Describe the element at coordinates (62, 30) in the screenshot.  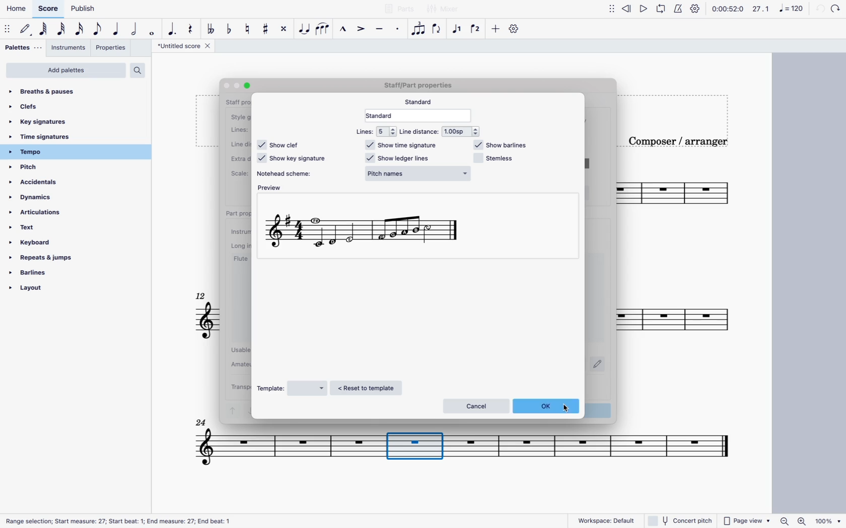
I see `32nd note` at that location.